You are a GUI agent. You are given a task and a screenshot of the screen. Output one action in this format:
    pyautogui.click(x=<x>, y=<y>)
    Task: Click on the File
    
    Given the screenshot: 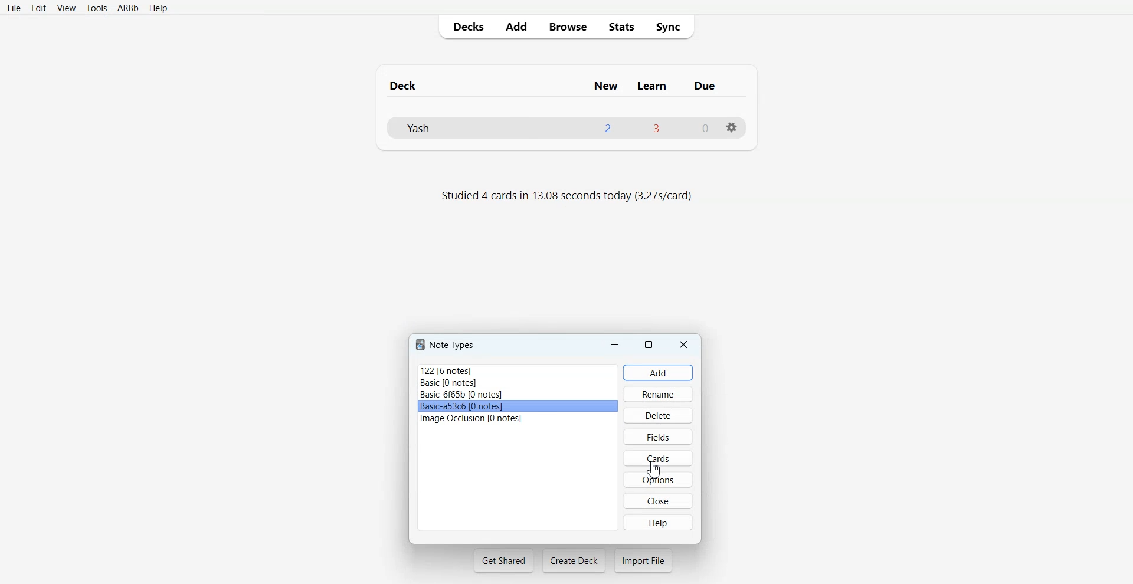 What is the action you would take?
    pyautogui.click(x=14, y=8)
    